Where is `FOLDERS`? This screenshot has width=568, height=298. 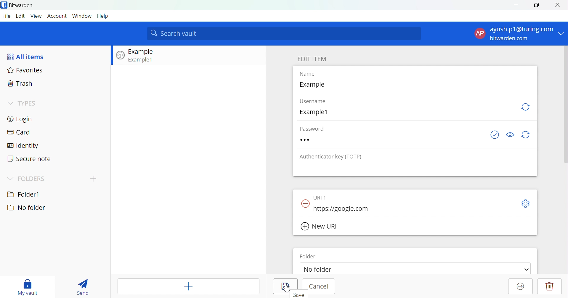 FOLDERS is located at coordinates (31, 179).